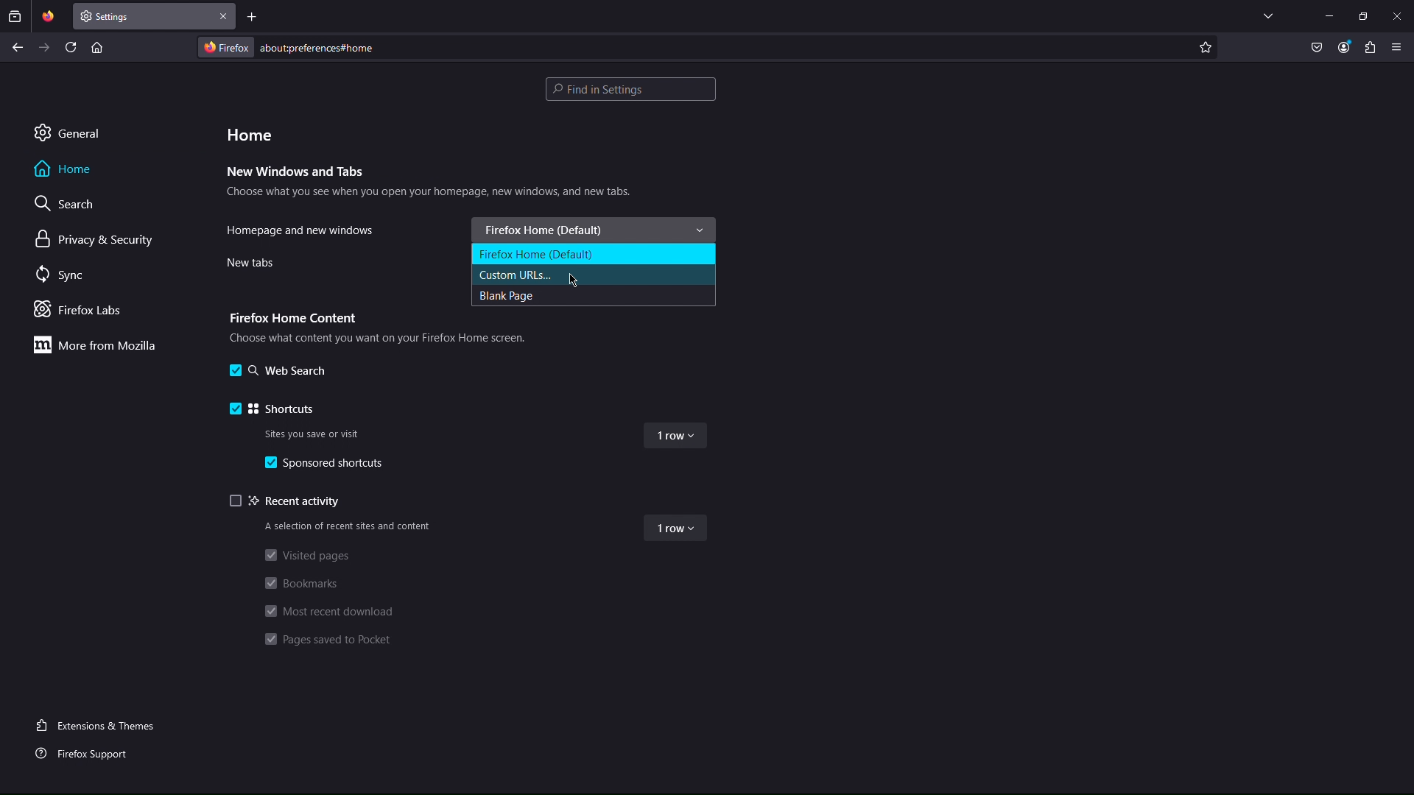 This screenshot has width=1414, height=795. I want to click on Add new tab, so click(253, 16).